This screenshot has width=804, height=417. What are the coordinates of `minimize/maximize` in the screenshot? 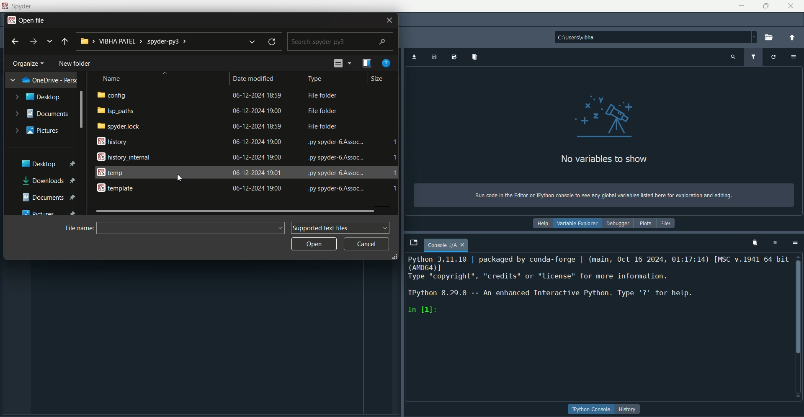 It's located at (765, 6).